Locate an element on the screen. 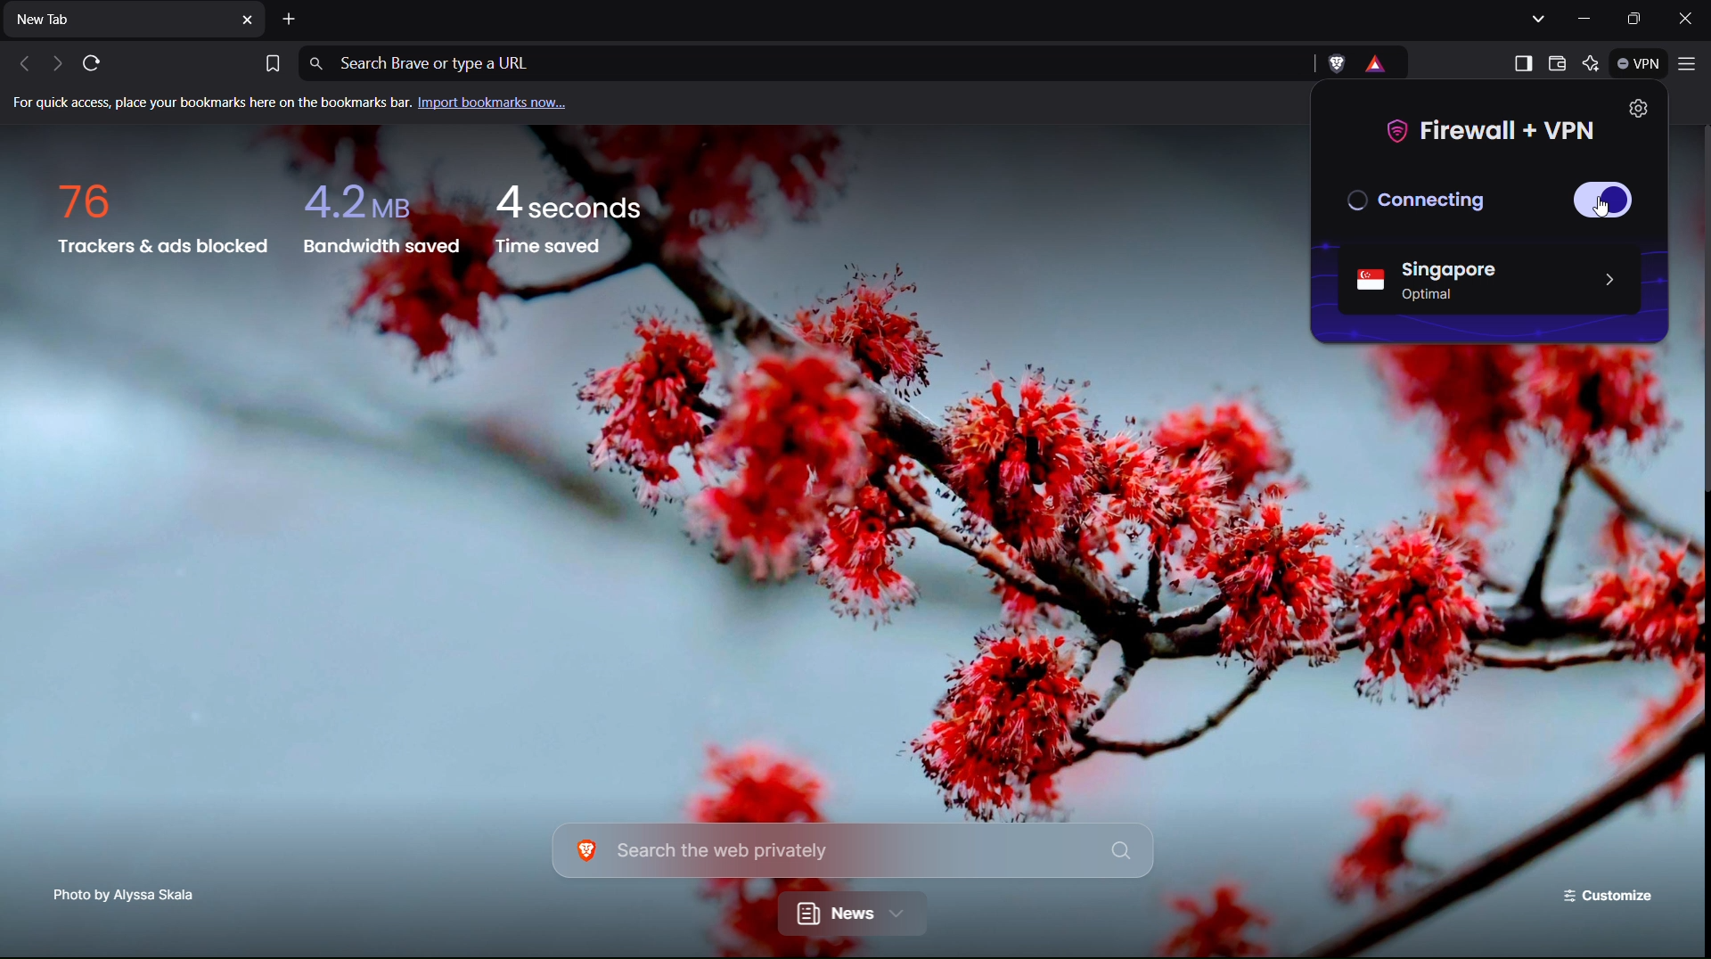 This screenshot has width=1711, height=959. Add new tab is located at coordinates (291, 20).